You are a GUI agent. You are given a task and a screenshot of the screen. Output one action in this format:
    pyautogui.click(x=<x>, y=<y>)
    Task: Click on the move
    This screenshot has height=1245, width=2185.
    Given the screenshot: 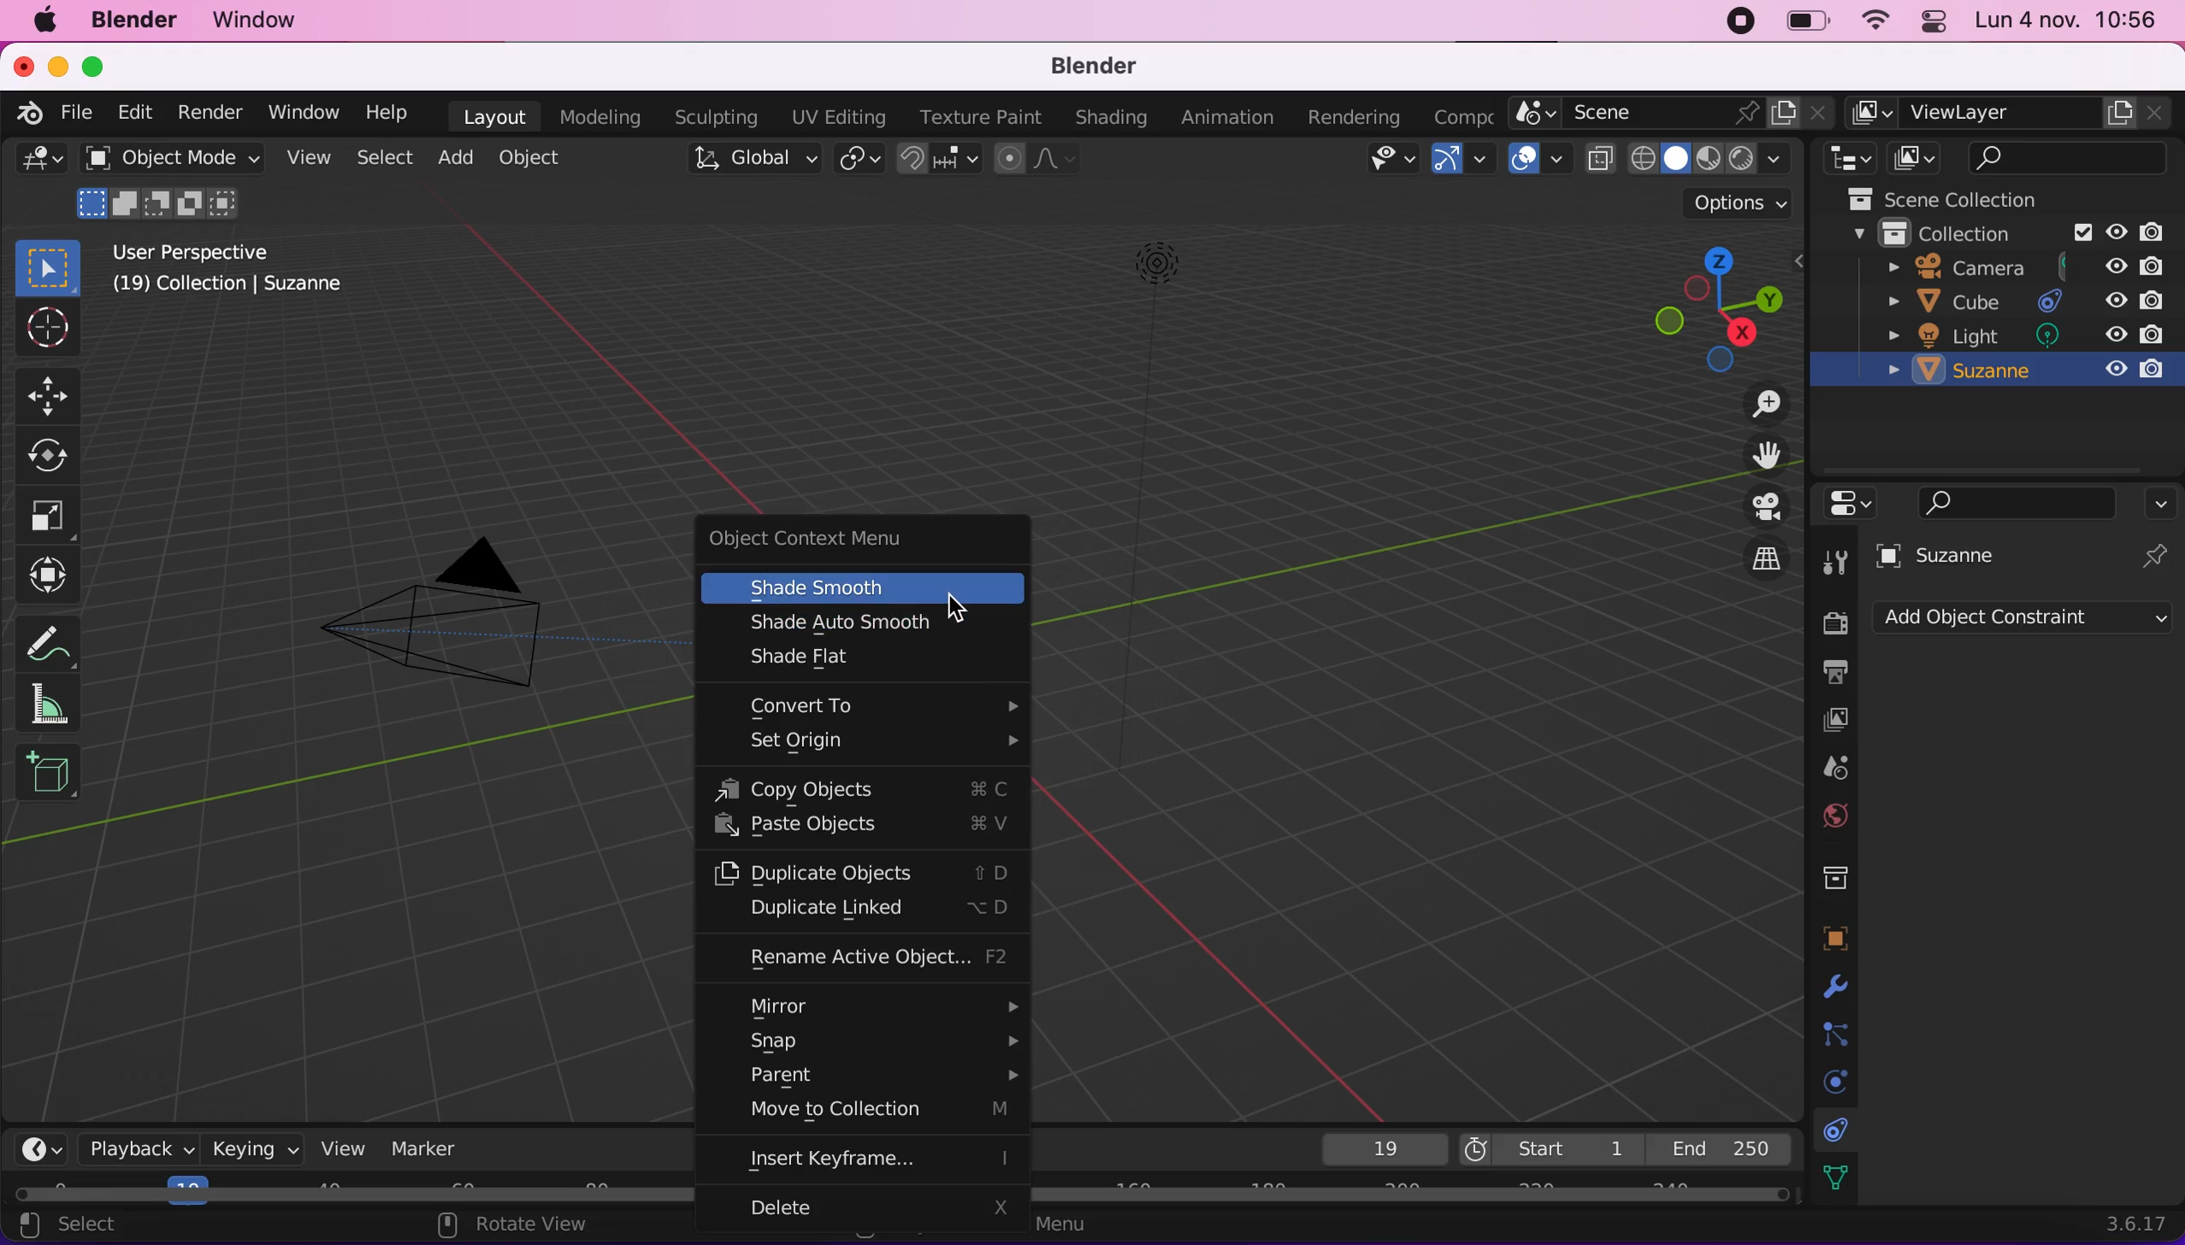 What is the action you would take?
    pyautogui.click(x=49, y=393)
    